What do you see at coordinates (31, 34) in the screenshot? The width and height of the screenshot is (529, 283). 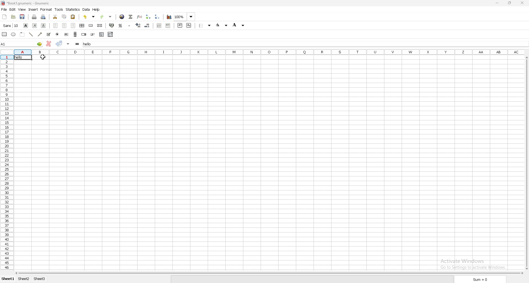 I see `line` at bounding box center [31, 34].